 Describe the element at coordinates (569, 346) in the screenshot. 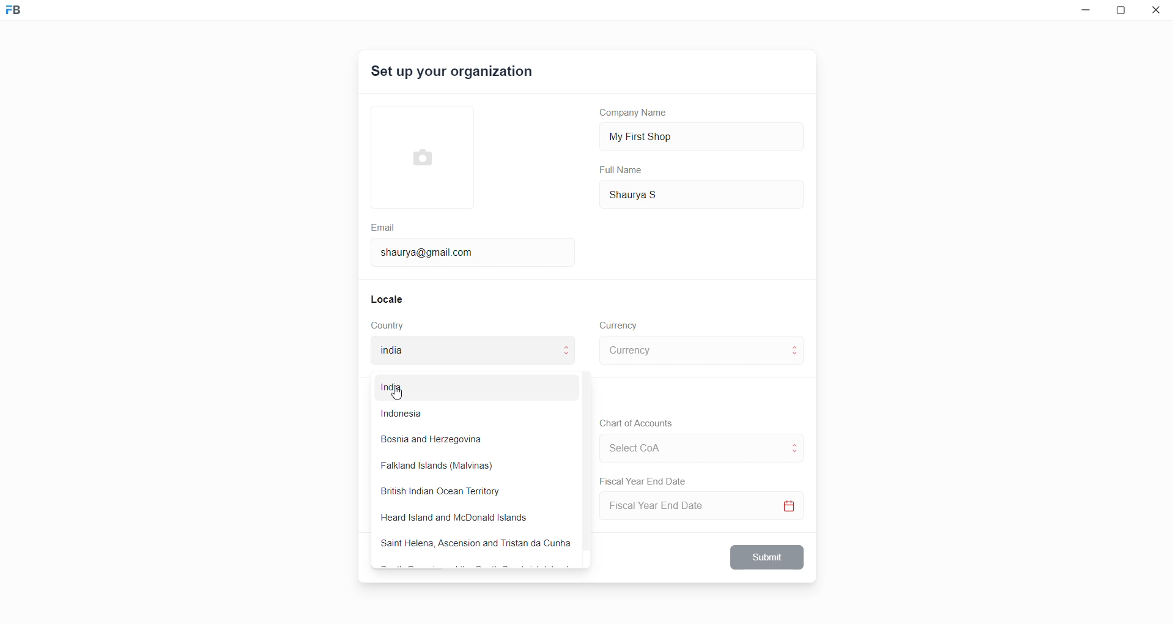

I see `move to above country` at that location.